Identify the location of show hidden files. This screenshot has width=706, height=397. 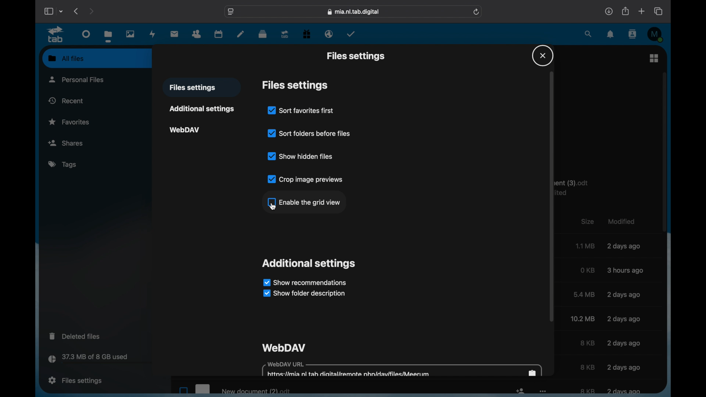
(301, 156).